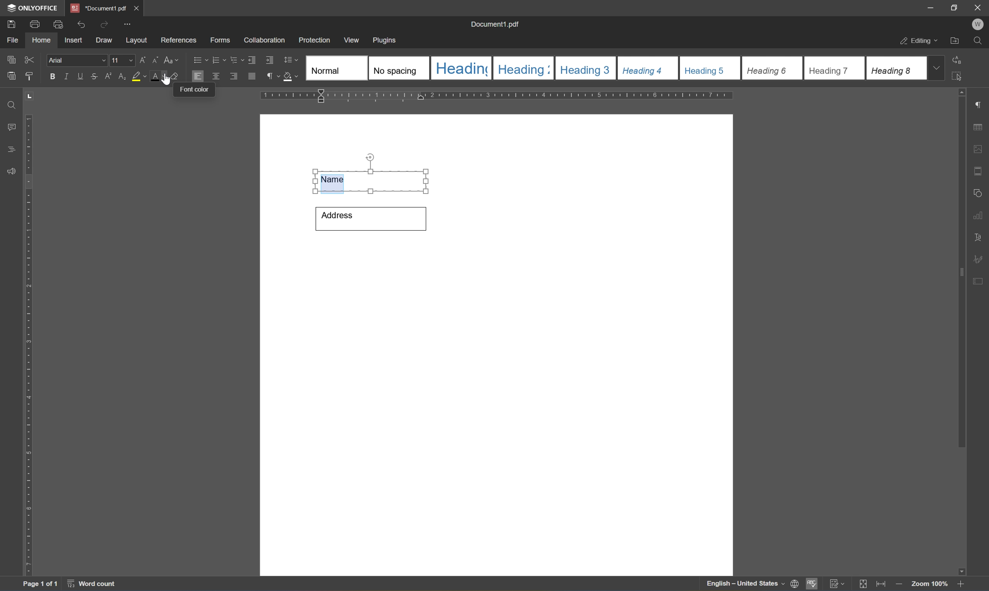  Describe the element at coordinates (939, 68) in the screenshot. I see `drop down` at that location.